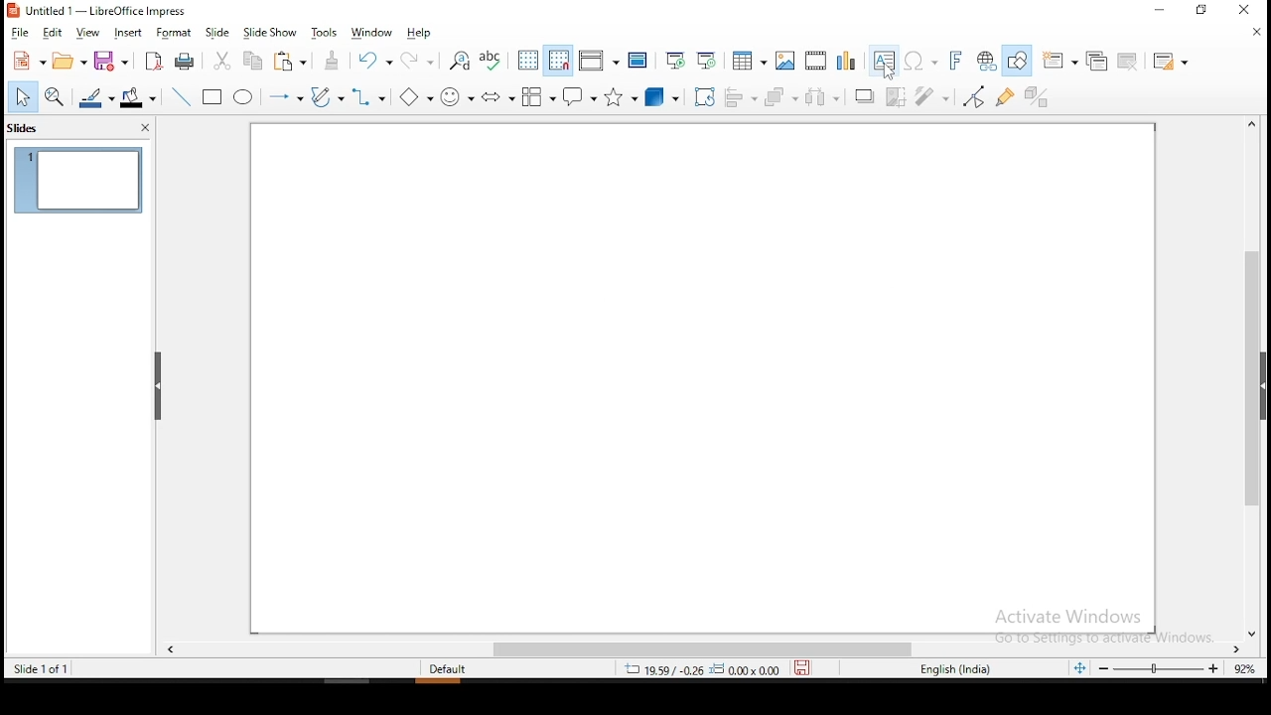 The image size is (1271, 715). I want to click on mouse pointer, so click(889, 73).